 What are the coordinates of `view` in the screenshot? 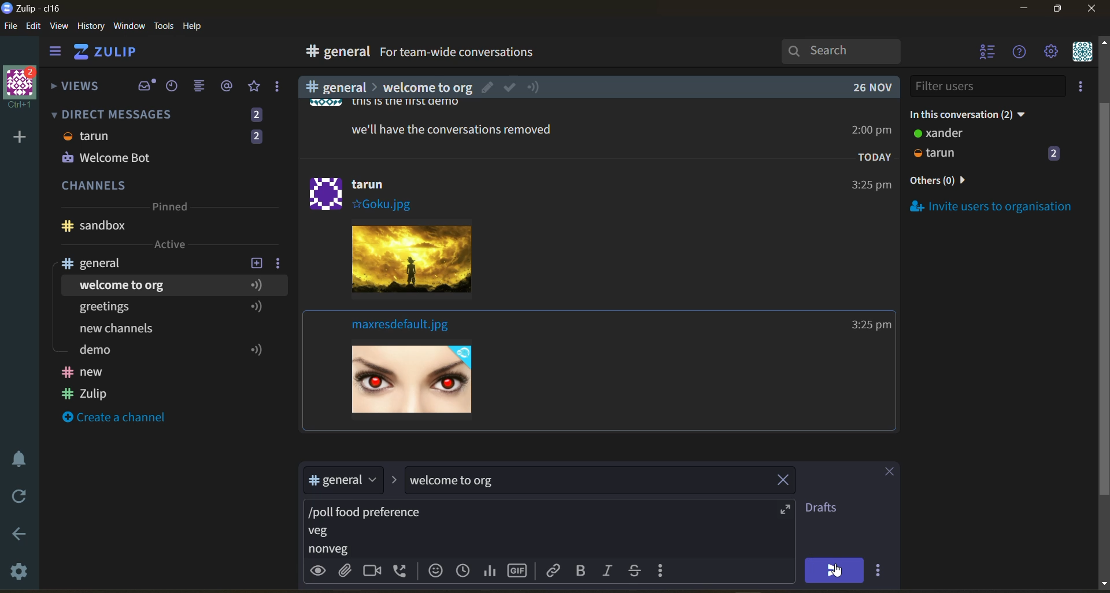 It's located at (60, 27).